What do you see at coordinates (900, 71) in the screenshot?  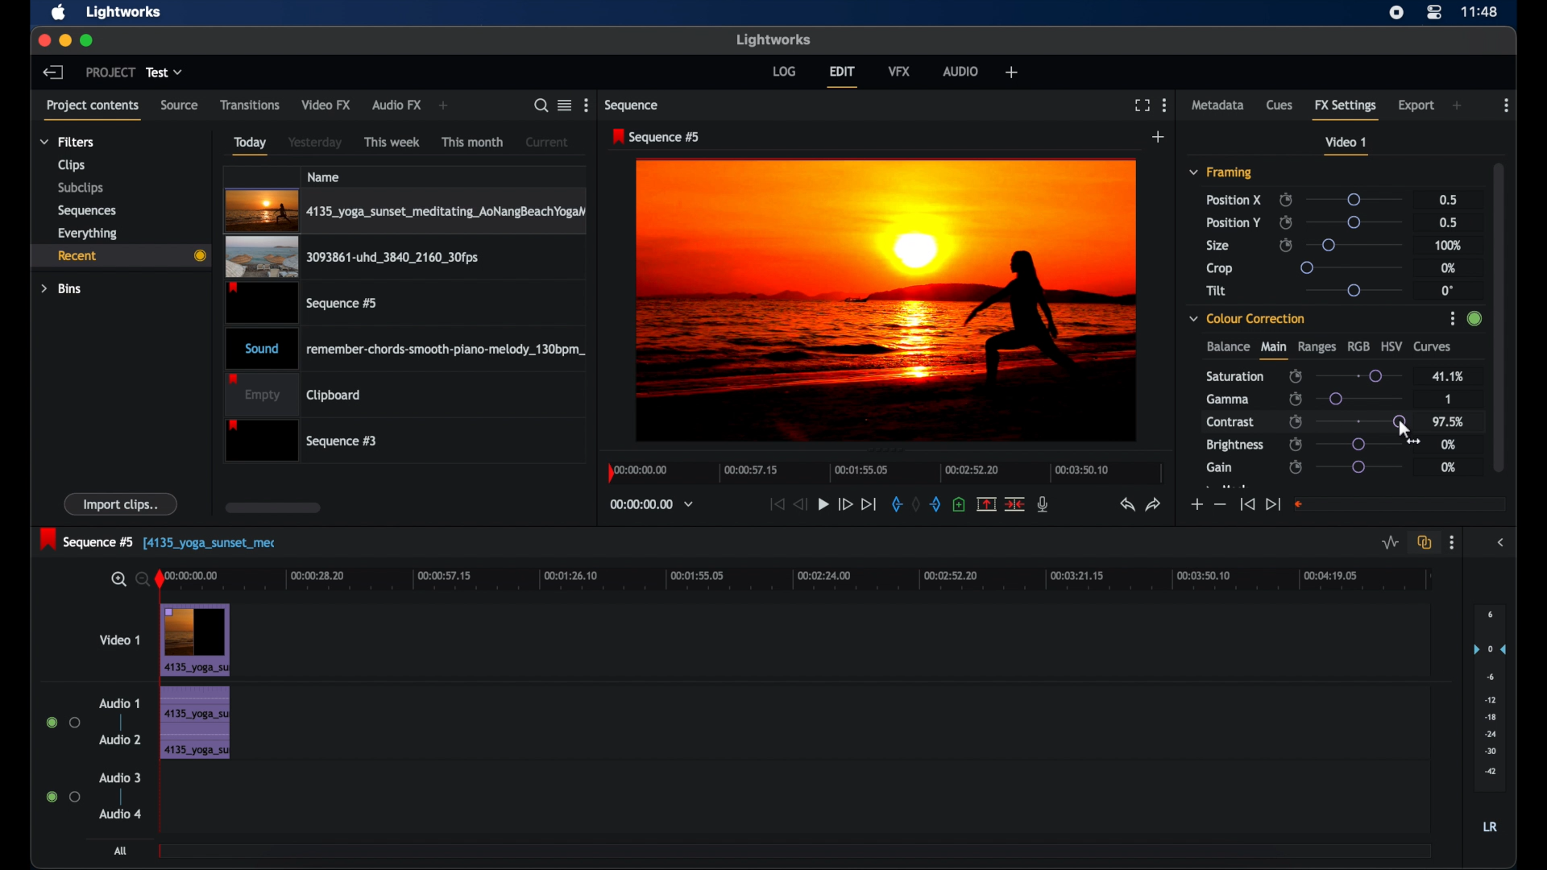 I see `vfx` at bounding box center [900, 71].